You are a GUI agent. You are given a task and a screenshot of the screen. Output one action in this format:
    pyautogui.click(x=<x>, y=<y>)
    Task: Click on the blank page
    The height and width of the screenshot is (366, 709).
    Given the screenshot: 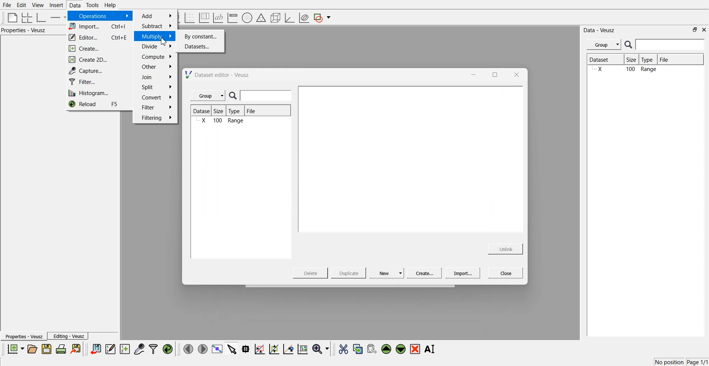 What is the action you would take?
    pyautogui.click(x=11, y=17)
    